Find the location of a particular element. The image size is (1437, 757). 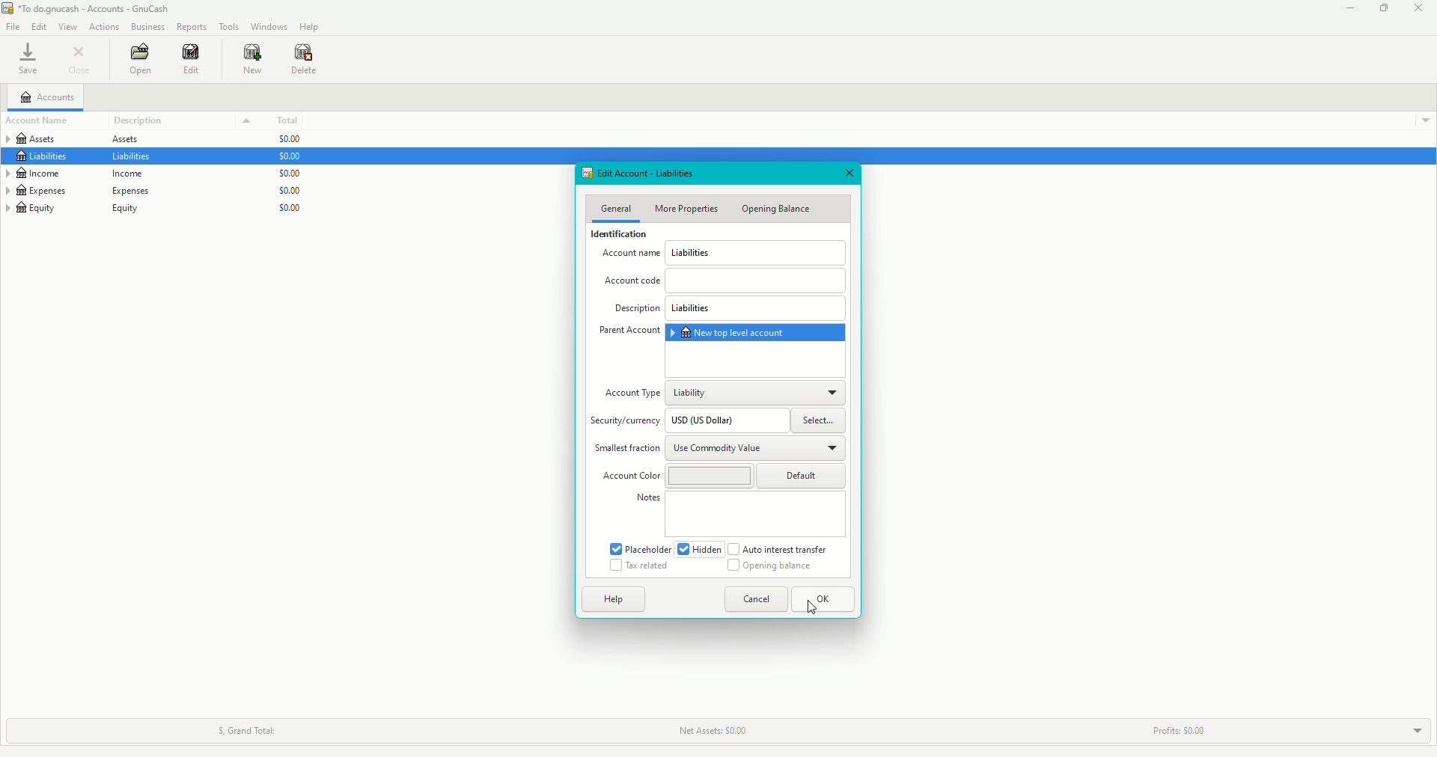

Notes is located at coordinates (648, 499).